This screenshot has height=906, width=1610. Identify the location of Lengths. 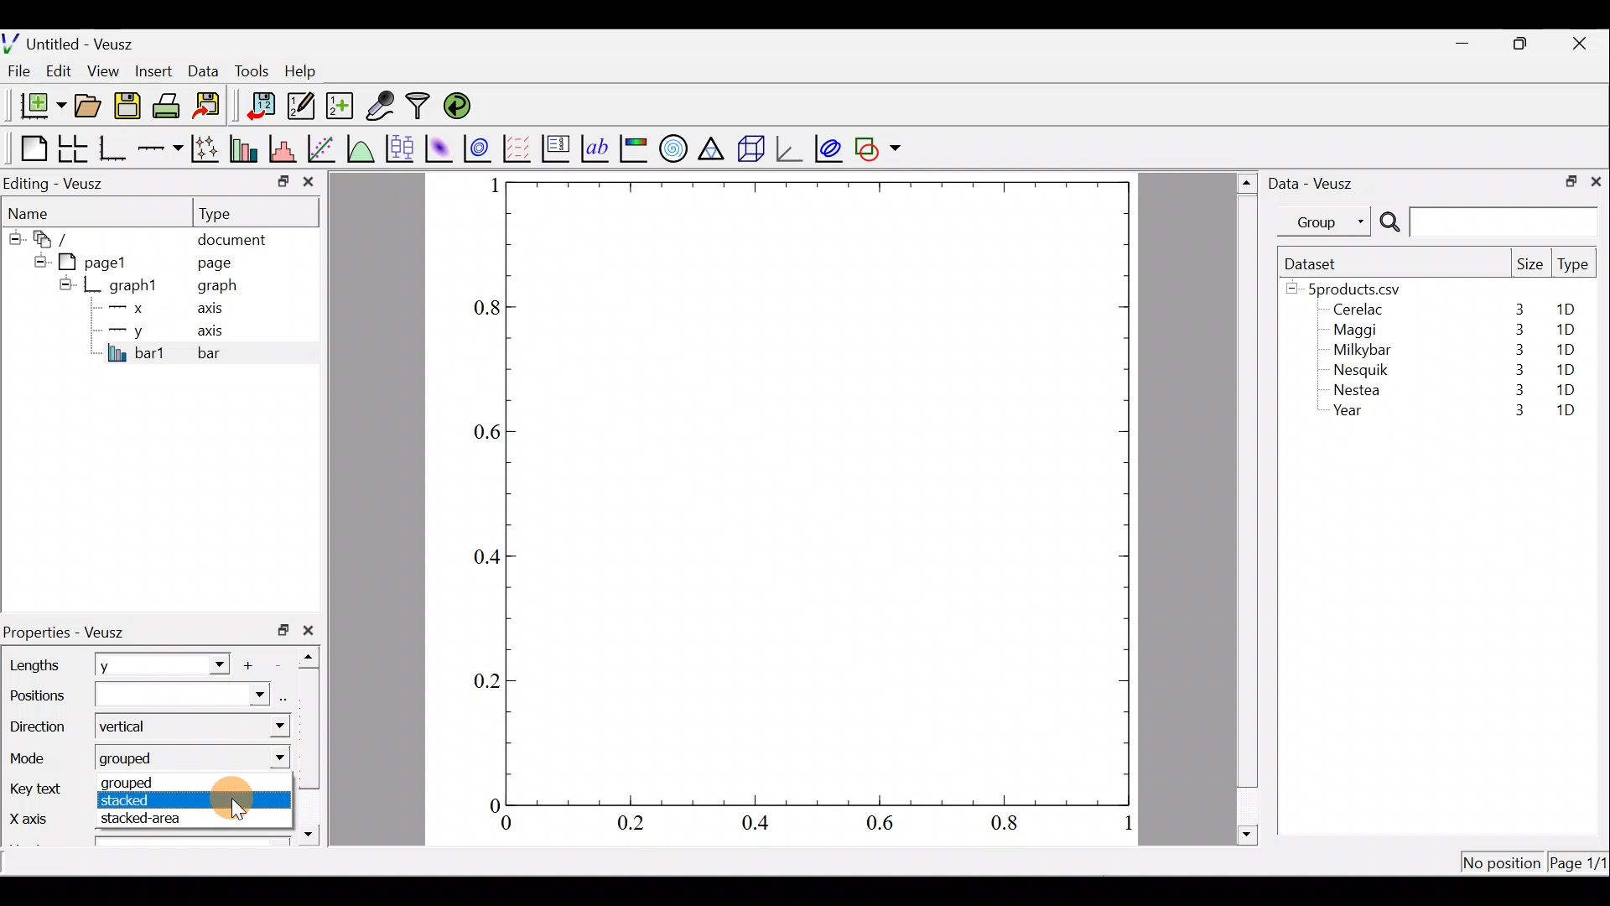
(35, 665).